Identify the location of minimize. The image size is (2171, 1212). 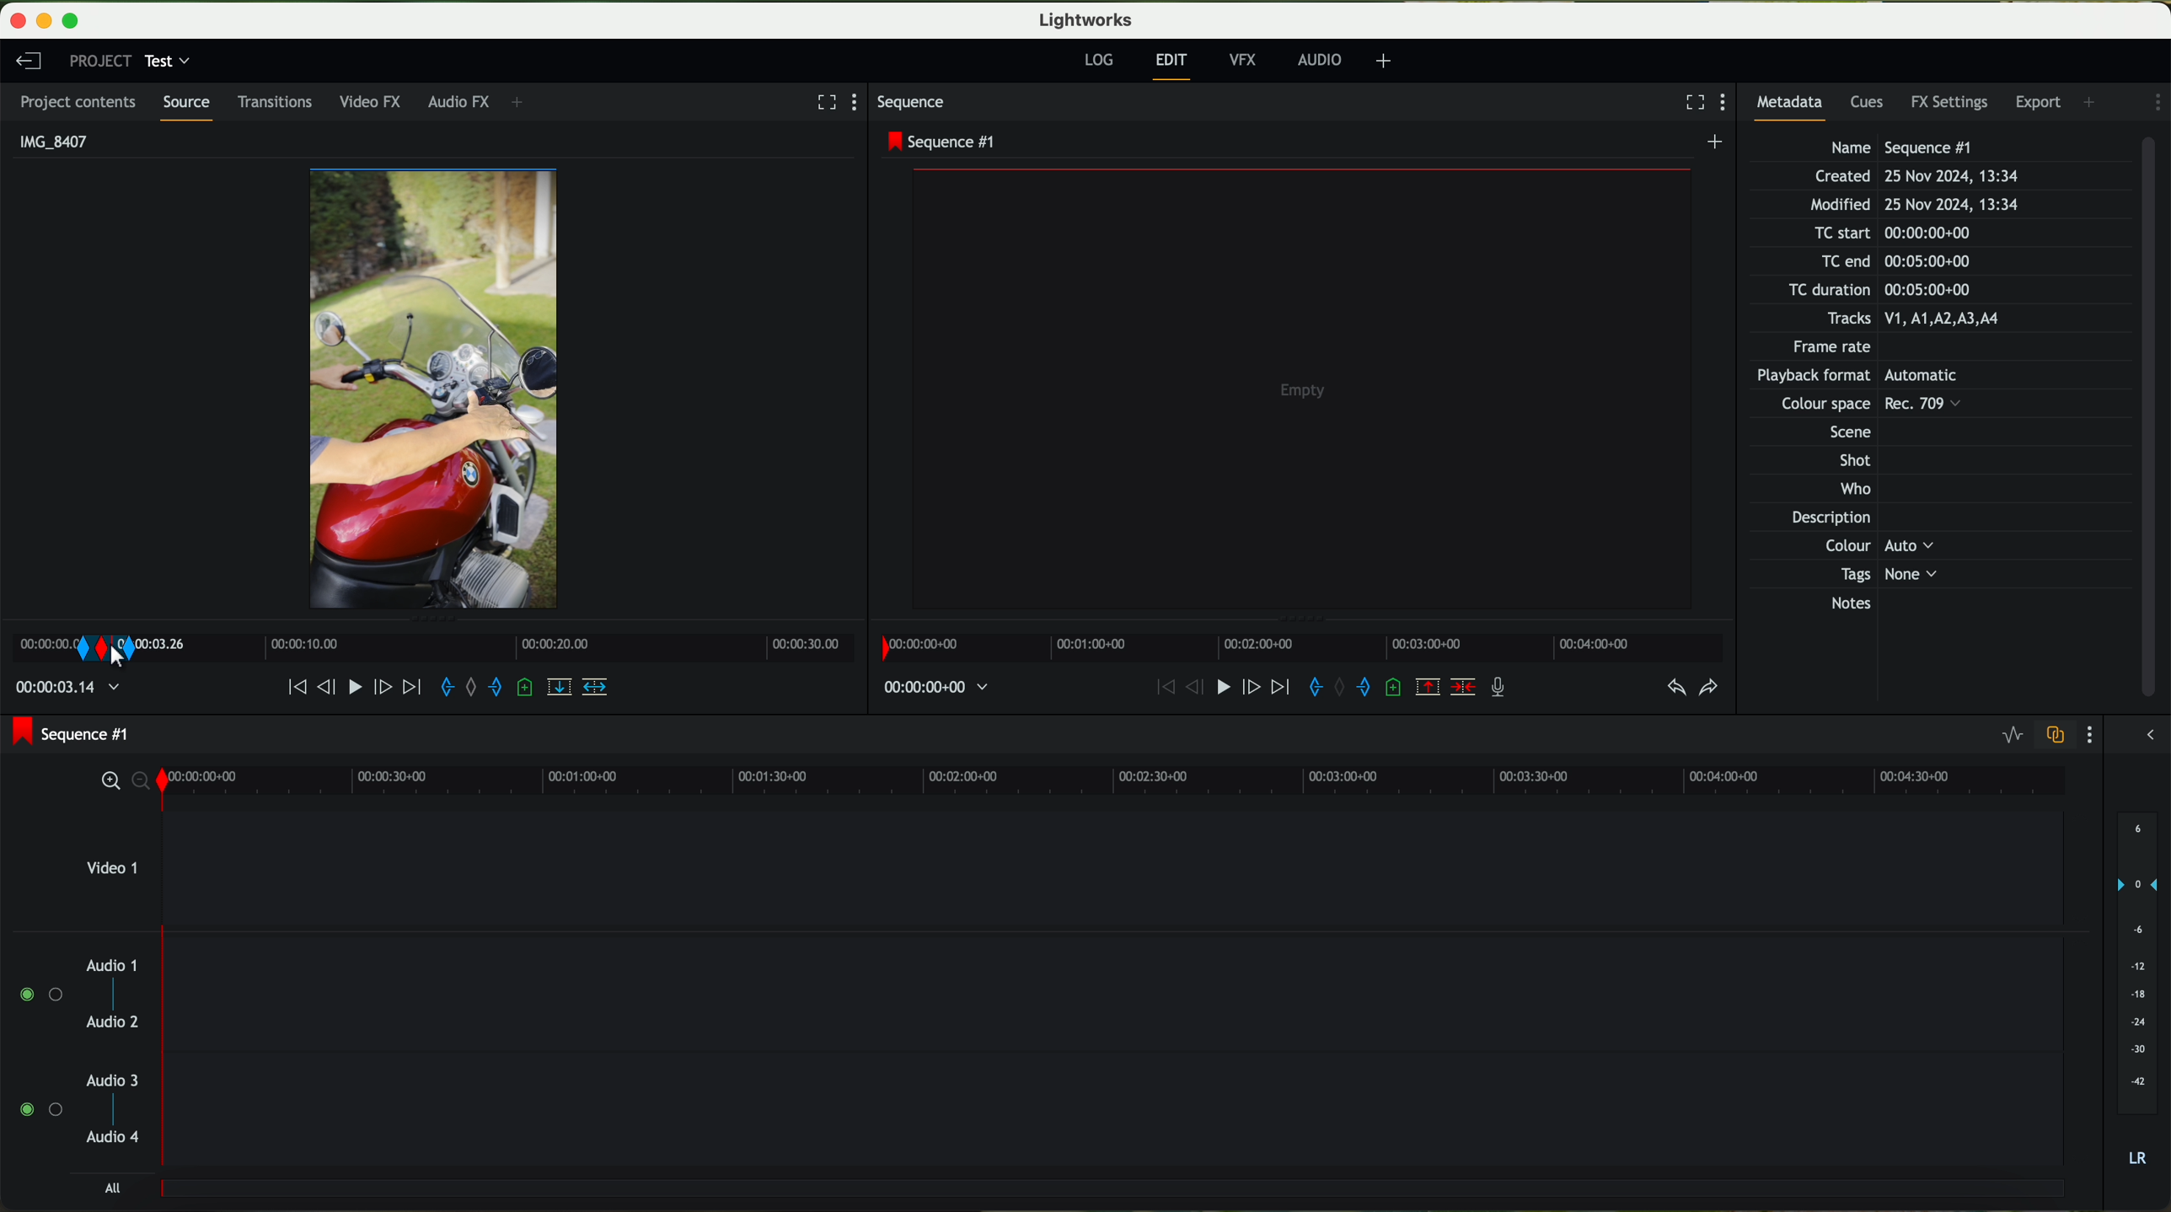
(40, 19).